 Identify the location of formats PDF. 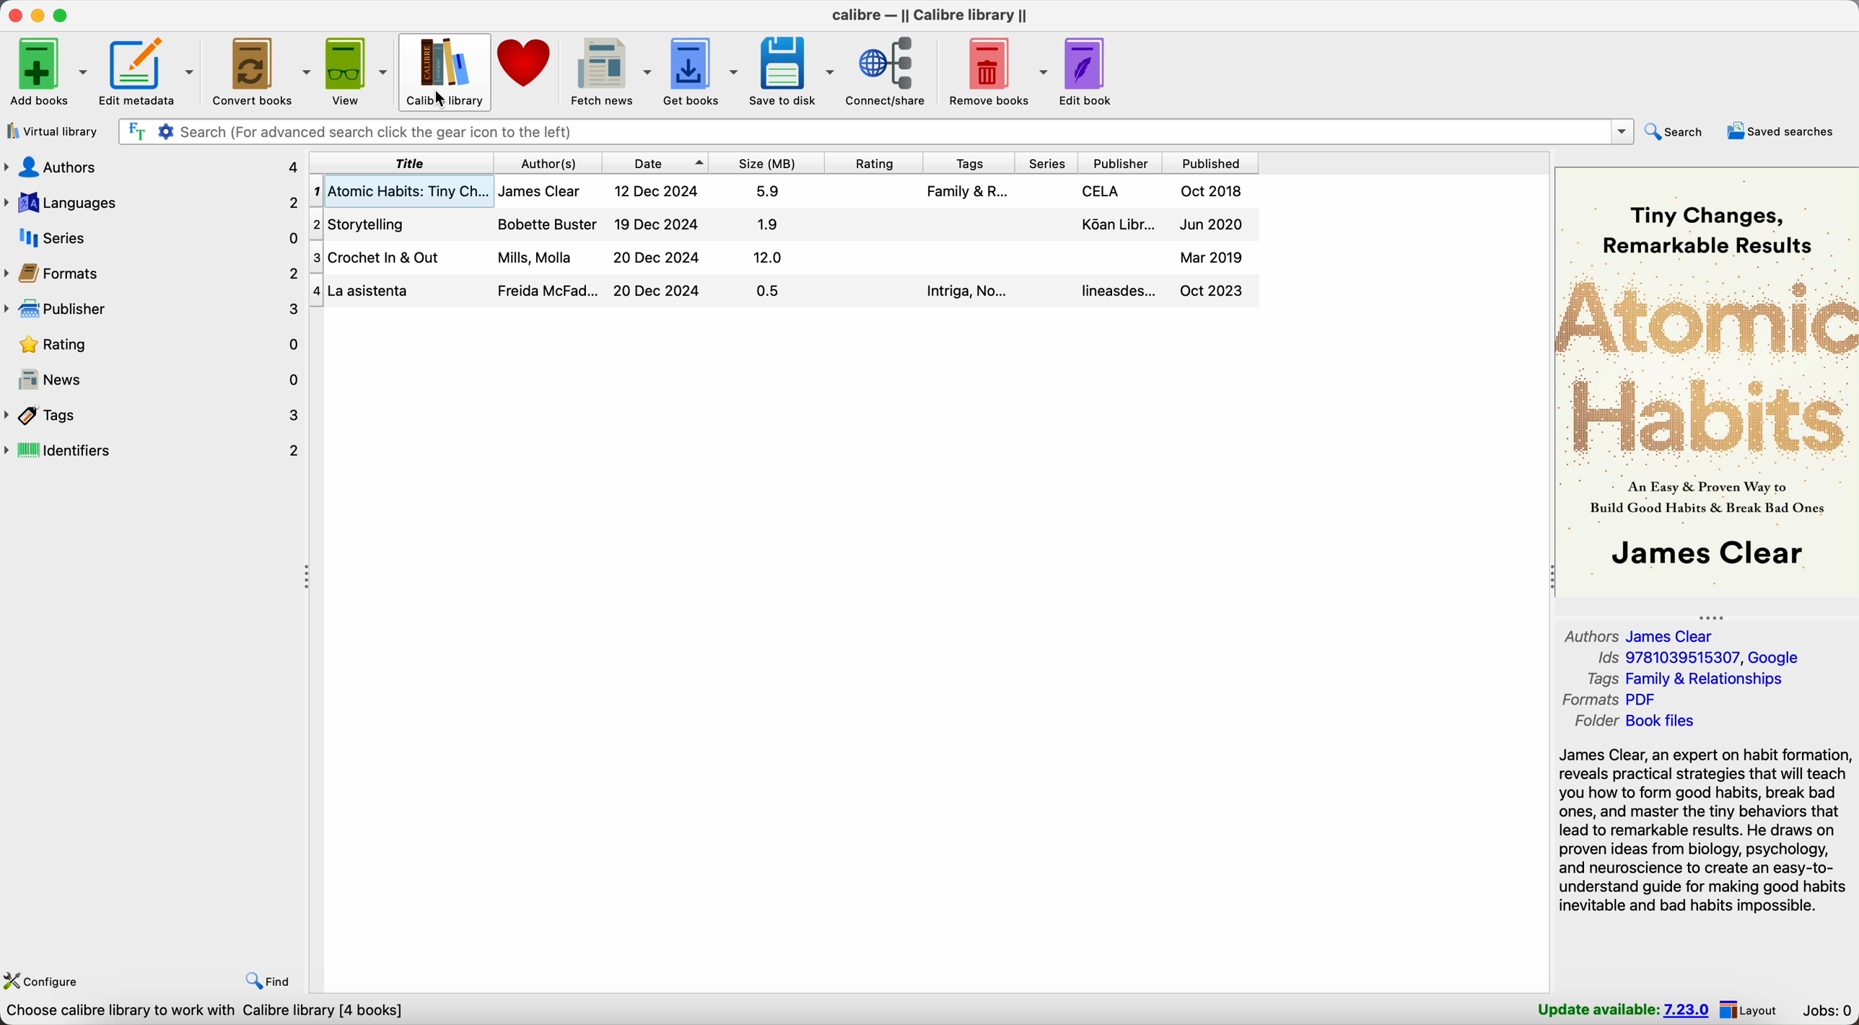
(1609, 700).